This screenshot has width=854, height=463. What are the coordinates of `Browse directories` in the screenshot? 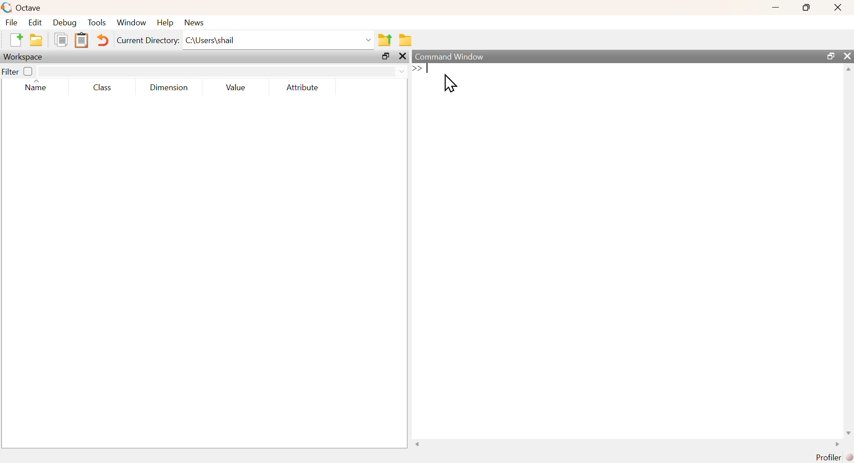 It's located at (405, 41).